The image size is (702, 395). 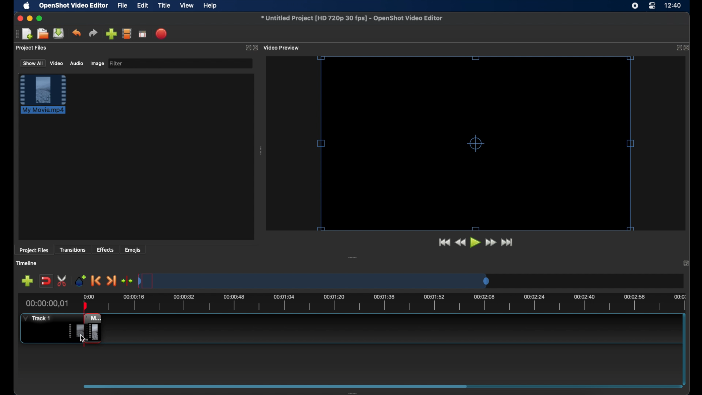 I want to click on jump to start, so click(x=443, y=242).